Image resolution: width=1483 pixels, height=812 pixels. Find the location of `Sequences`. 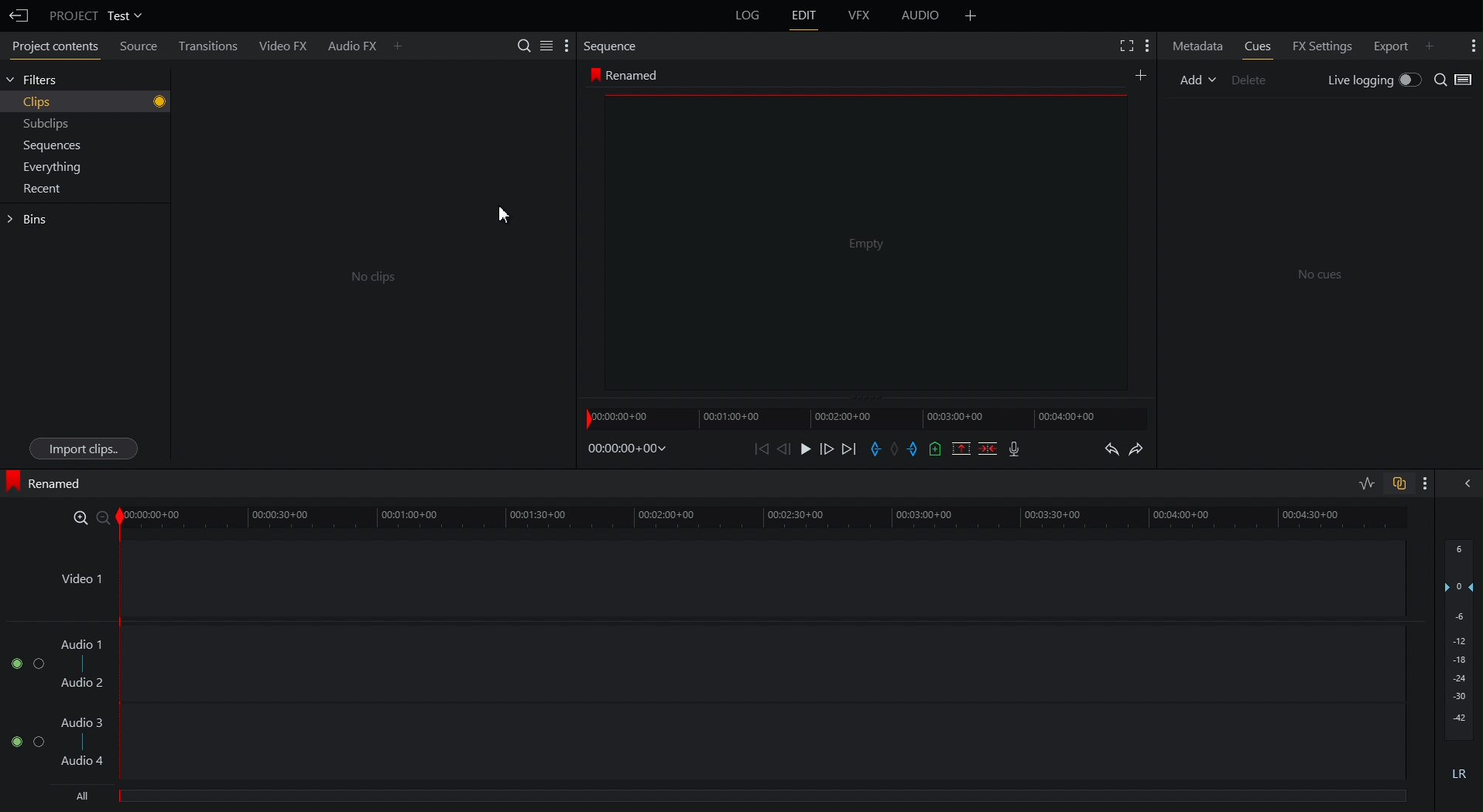

Sequences is located at coordinates (48, 145).